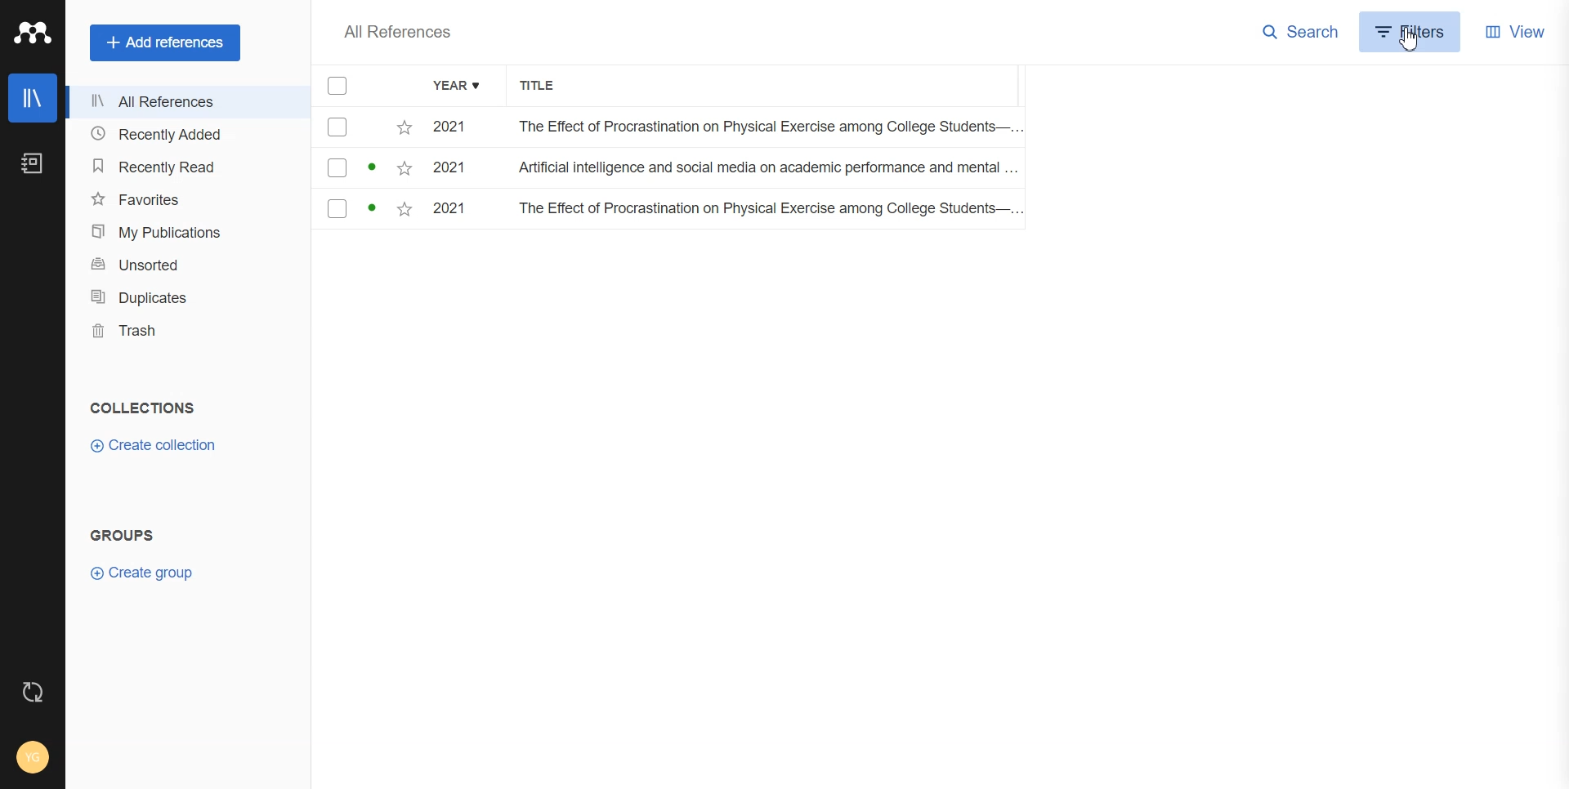  What do you see at coordinates (185, 166) in the screenshot?
I see `Recently Read` at bounding box center [185, 166].